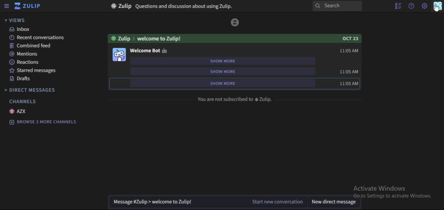 The height and width of the screenshot is (210, 444). Describe the element at coordinates (35, 89) in the screenshot. I see `direct messages` at that location.